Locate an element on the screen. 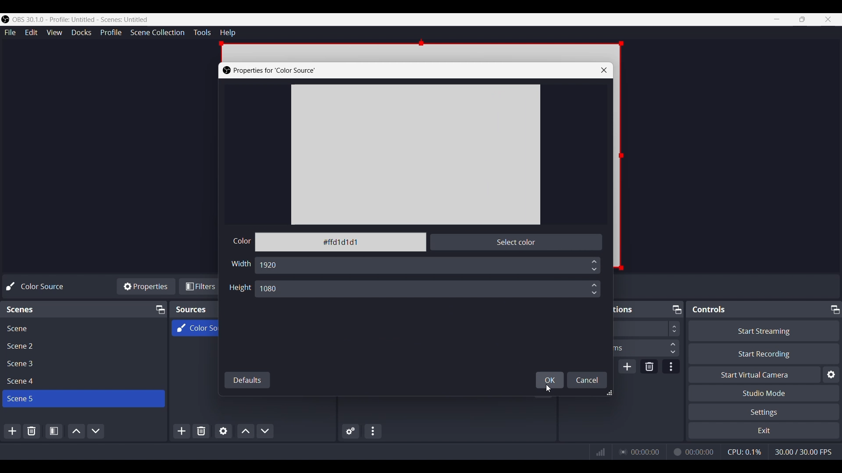 This screenshot has width=842, height=473. View is located at coordinates (54, 32).